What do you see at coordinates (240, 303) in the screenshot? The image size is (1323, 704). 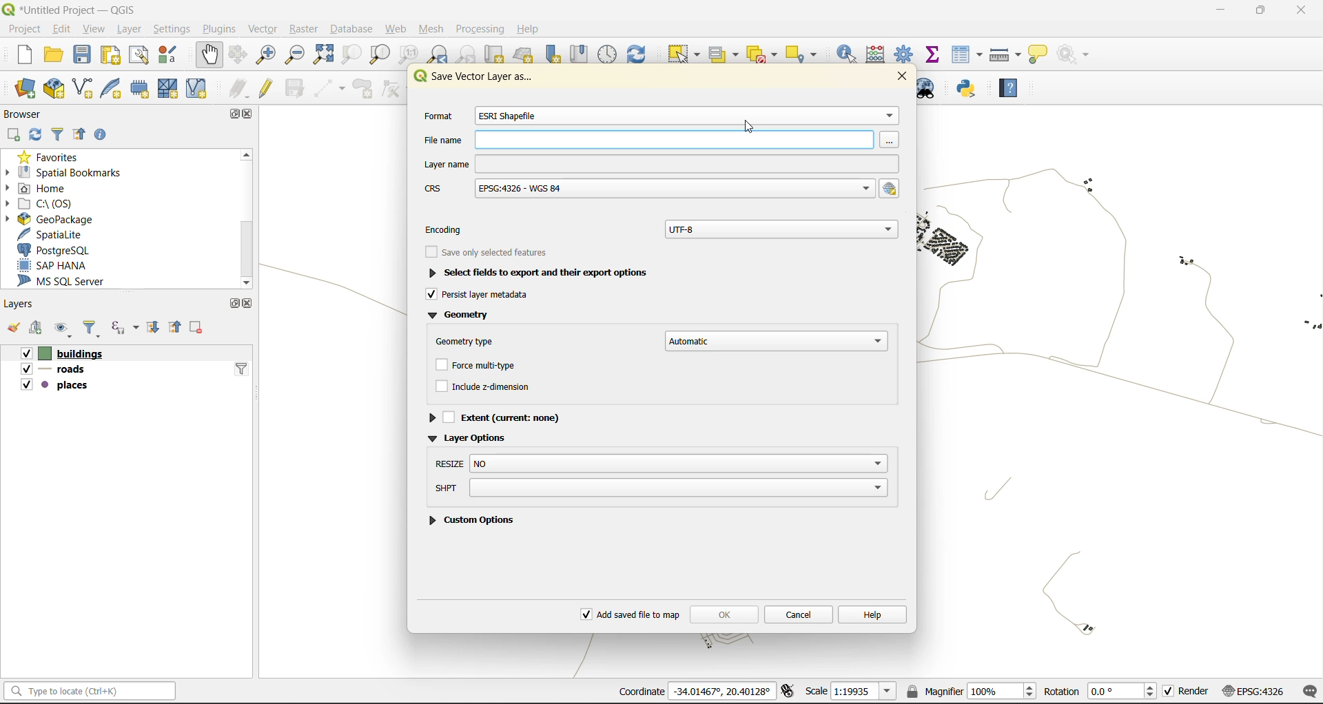 I see `maximize` at bounding box center [240, 303].